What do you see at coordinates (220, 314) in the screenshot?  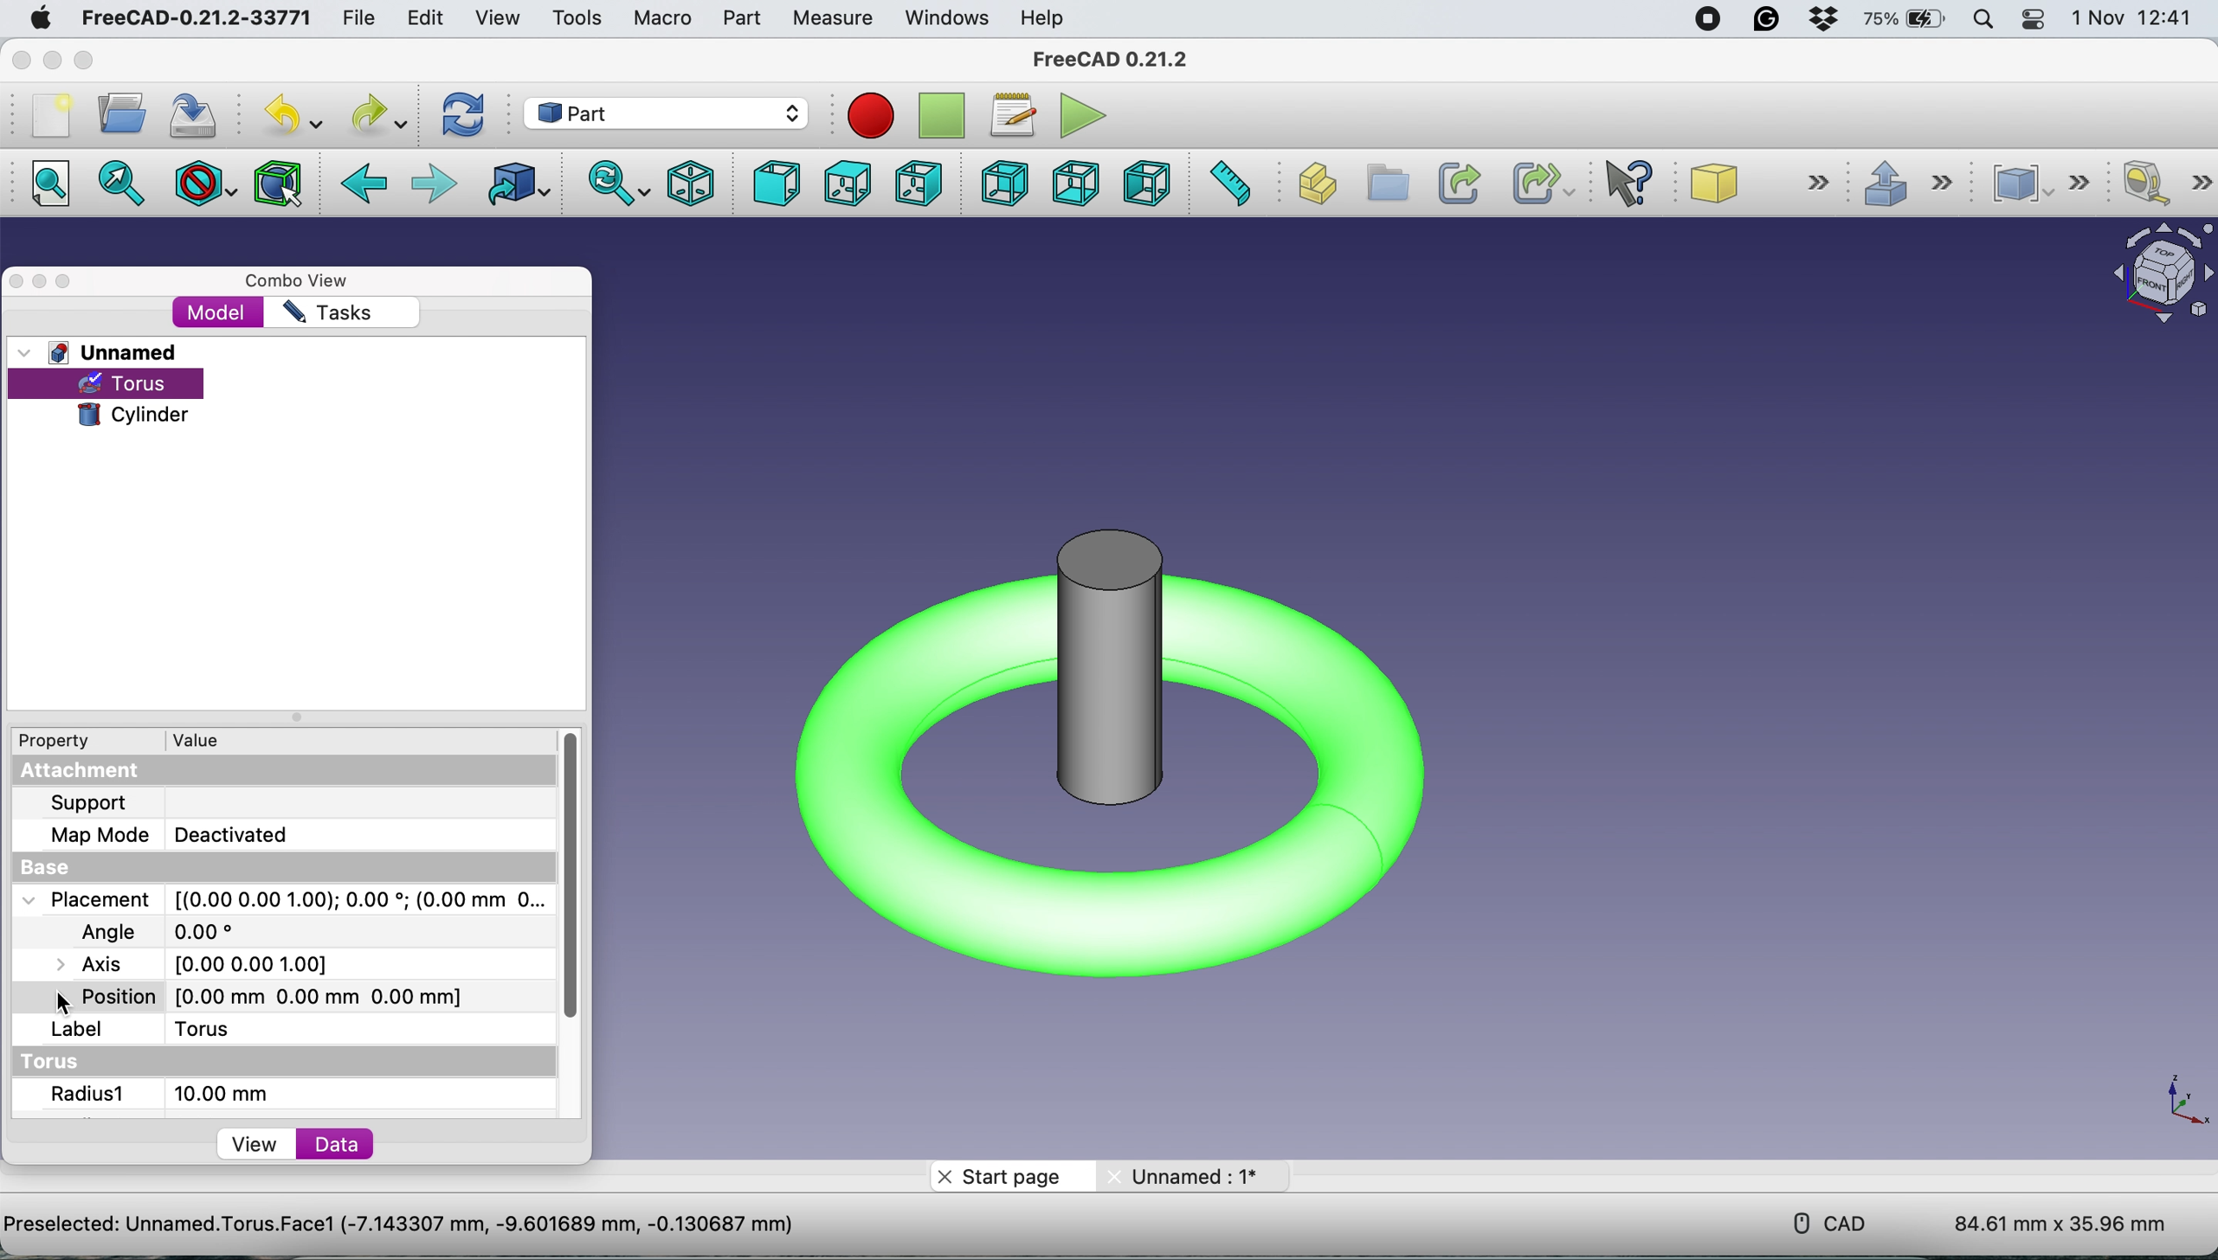 I see `model` at bounding box center [220, 314].